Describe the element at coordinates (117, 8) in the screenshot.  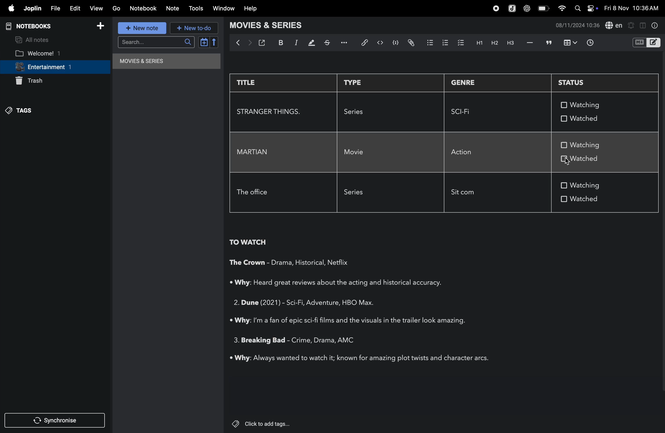
I see `go` at that location.